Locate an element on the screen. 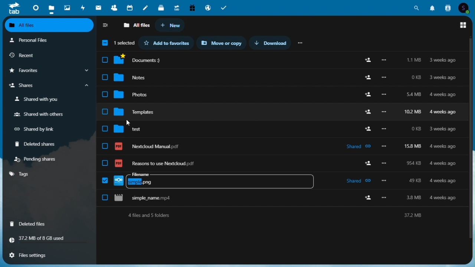 The width and height of the screenshot is (475, 267). notes is located at coordinates (147, 6).